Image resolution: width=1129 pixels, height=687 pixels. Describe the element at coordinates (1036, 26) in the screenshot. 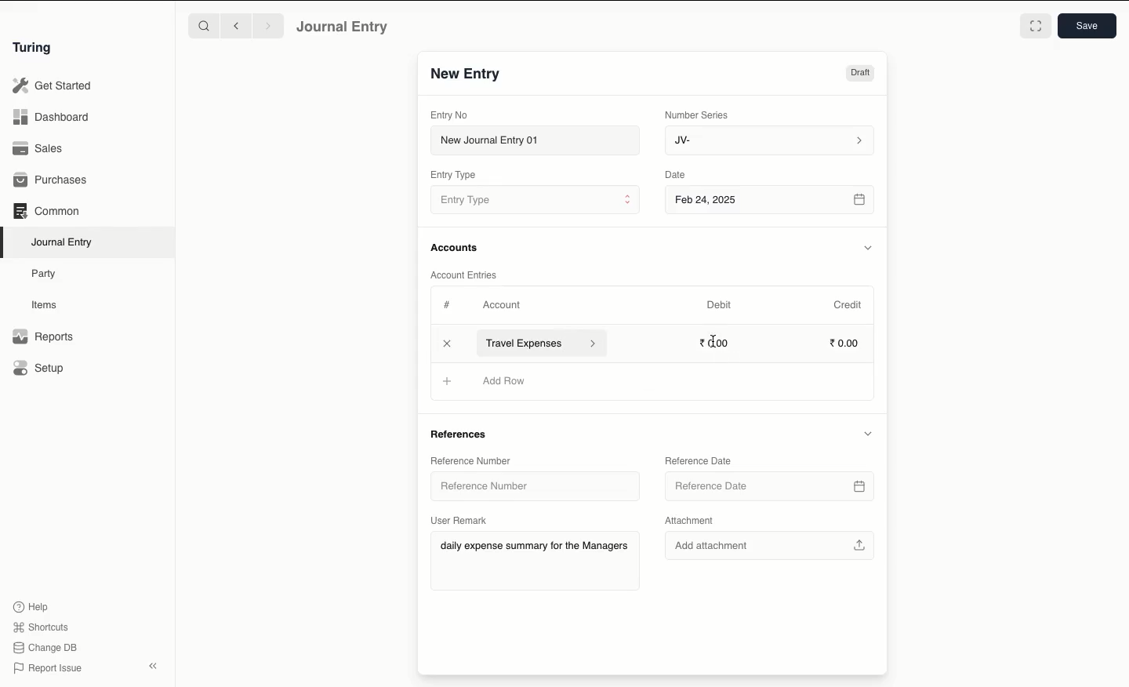

I see `Toggle between form and full width` at that location.